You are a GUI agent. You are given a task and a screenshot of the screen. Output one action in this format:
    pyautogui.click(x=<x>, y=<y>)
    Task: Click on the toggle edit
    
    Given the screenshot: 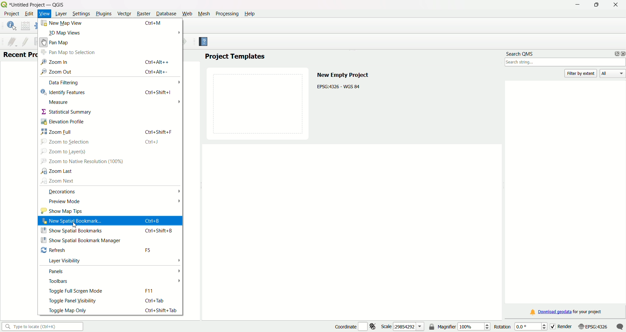 What is the action you would take?
    pyautogui.click(x=25, y=41)
    